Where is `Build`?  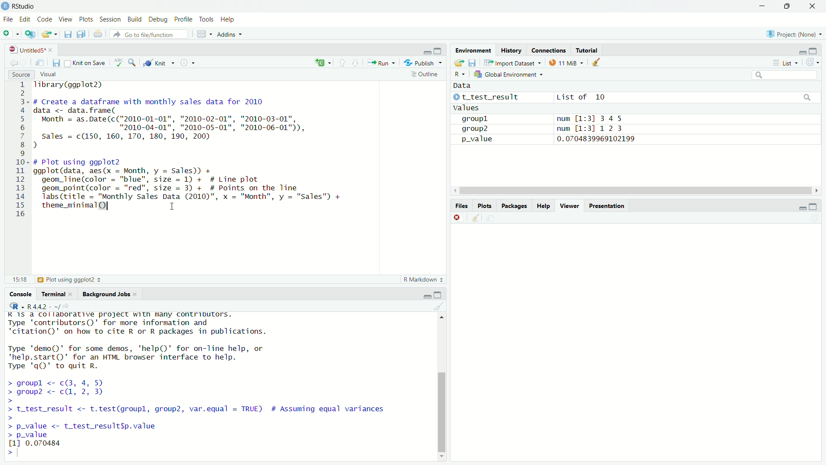 Build is located at coordinates (134, 18).